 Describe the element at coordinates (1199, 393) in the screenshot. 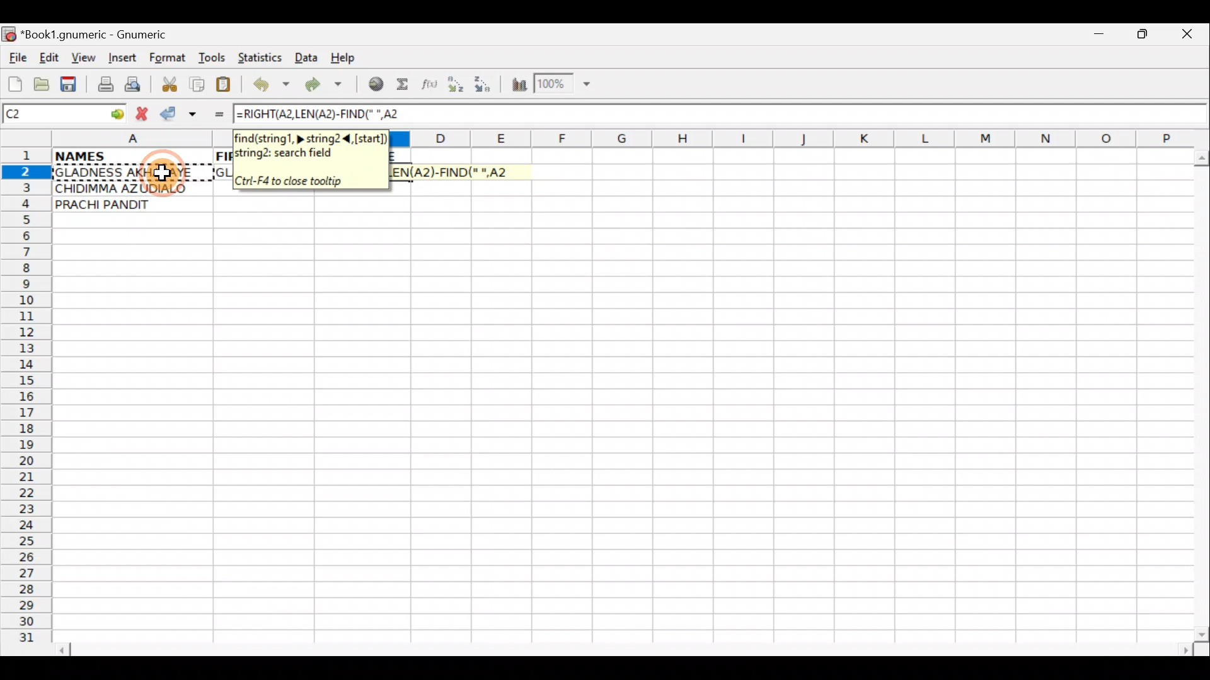

I see `Scroll bar` at that location.